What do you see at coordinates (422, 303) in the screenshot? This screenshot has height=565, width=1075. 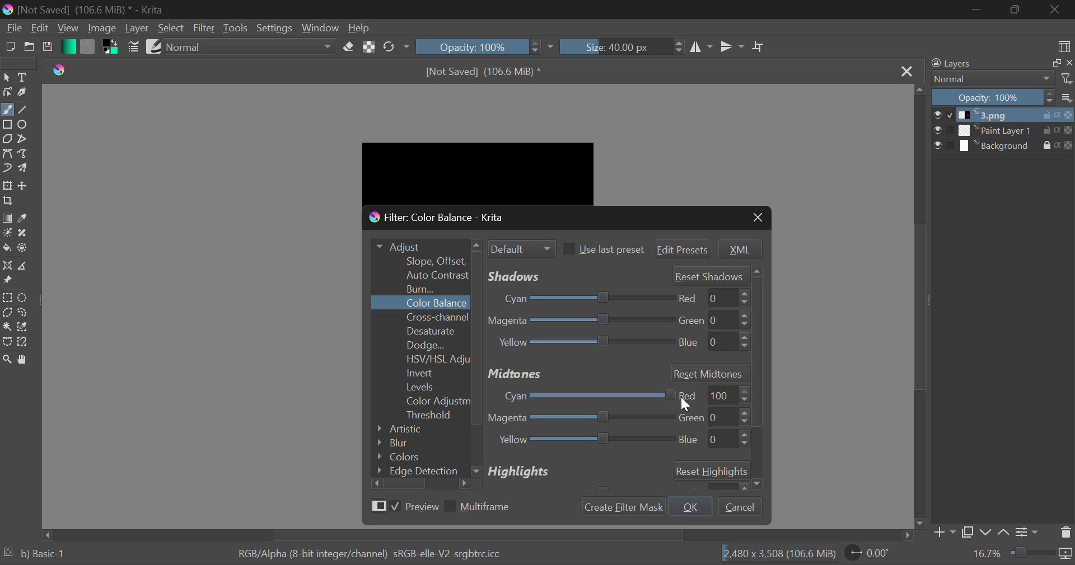 I see `Color Balance` at bounding box center [422, 303].